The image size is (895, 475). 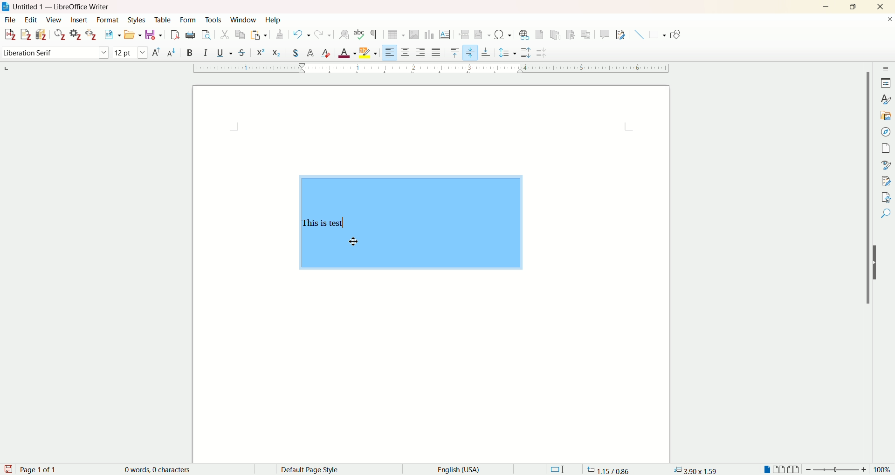 What do you see at coordinates (189, 19) in the screenshot?
I see `forms` at bounding box center [189, 19].